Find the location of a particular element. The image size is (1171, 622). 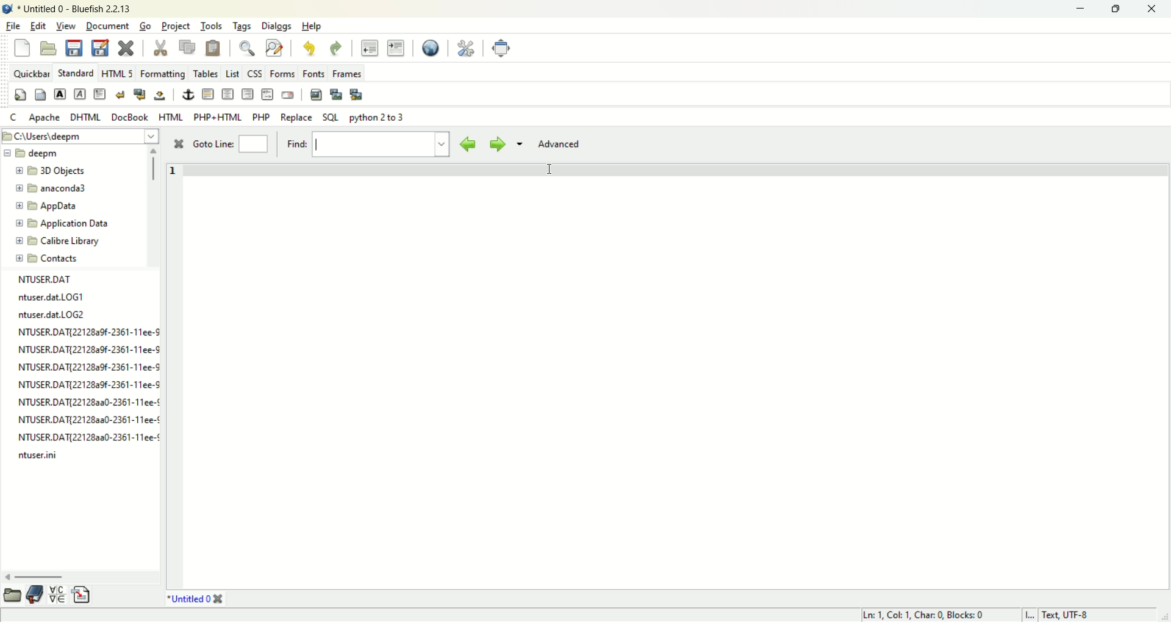

tables is located at coordinates (206, 73).